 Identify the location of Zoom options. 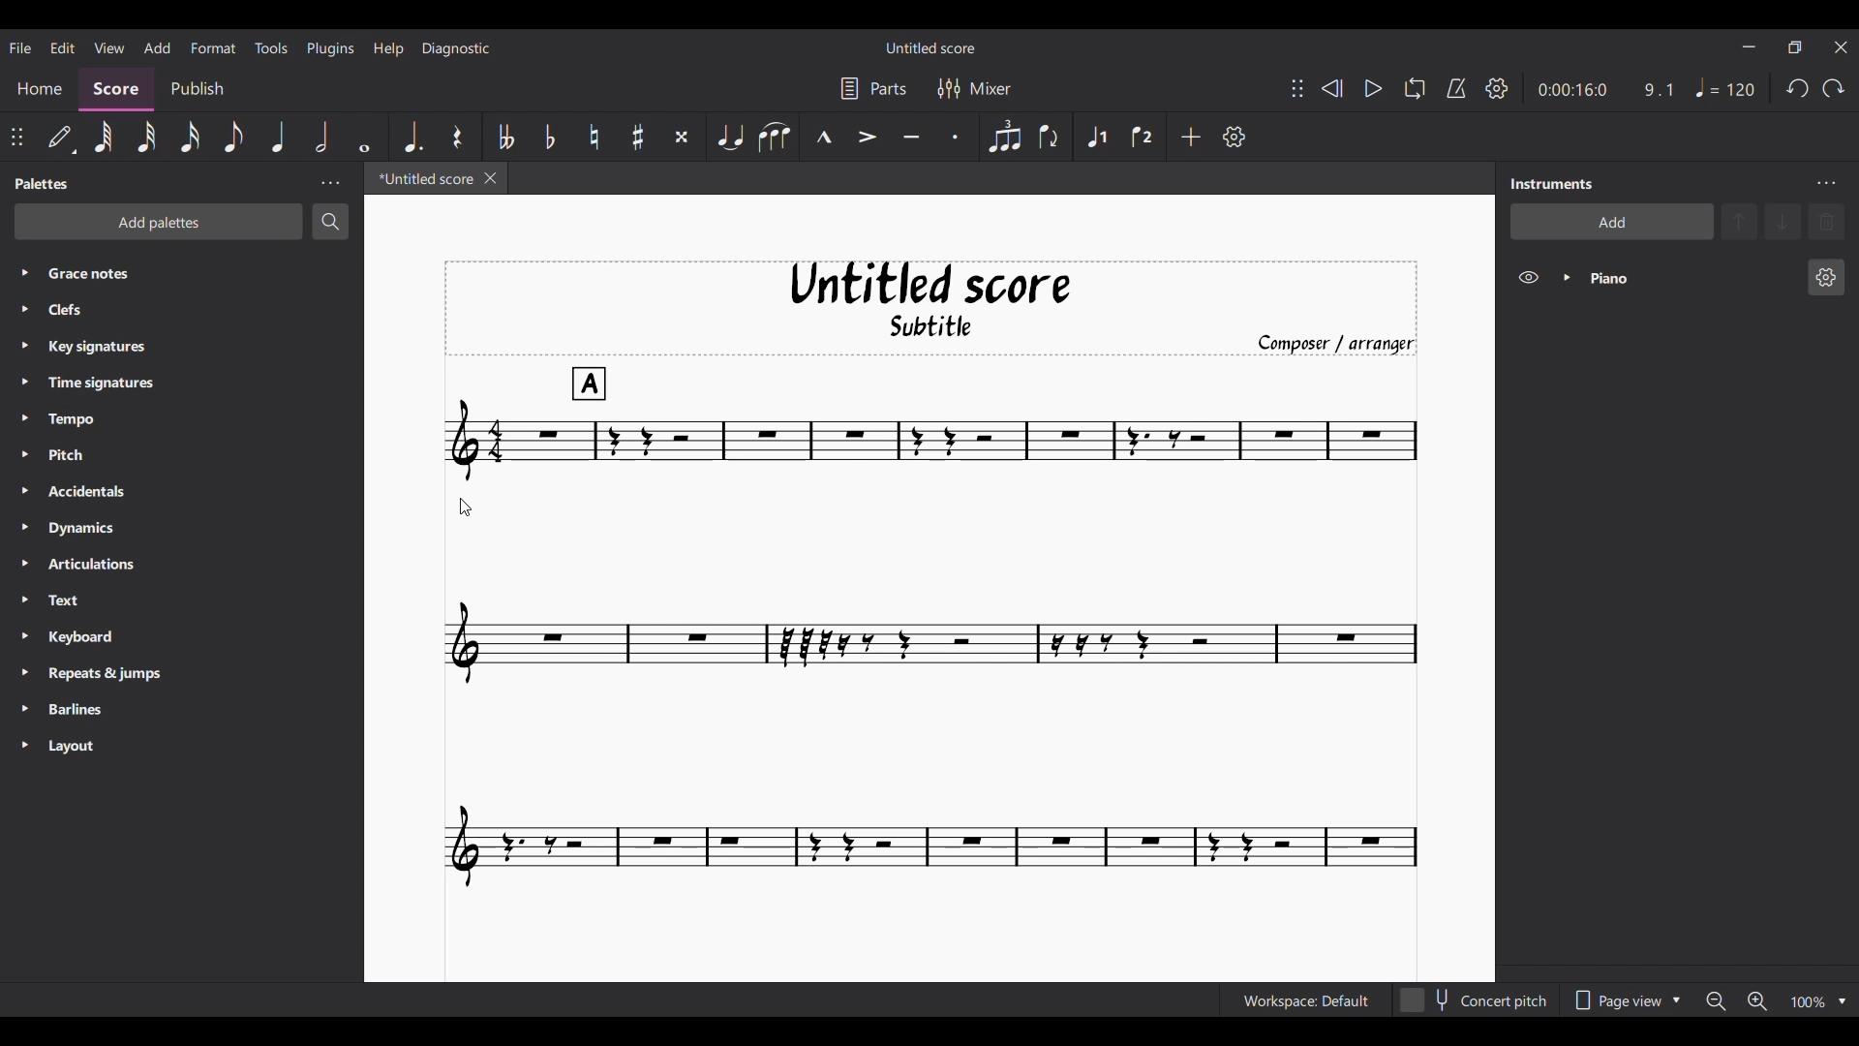
(1842, 1001).